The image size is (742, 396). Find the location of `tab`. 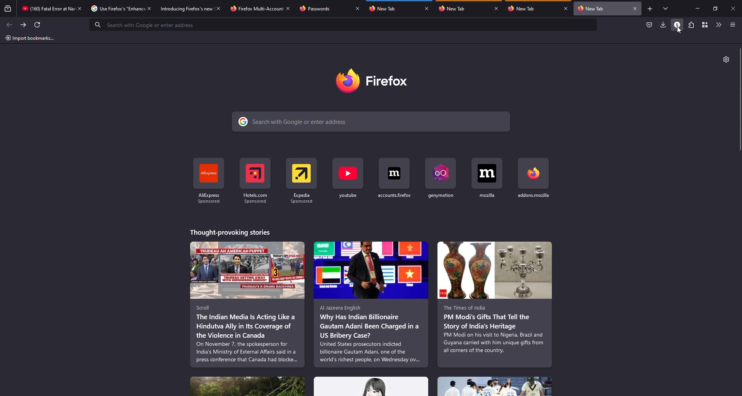

tab is located at coordinates (592, 8).